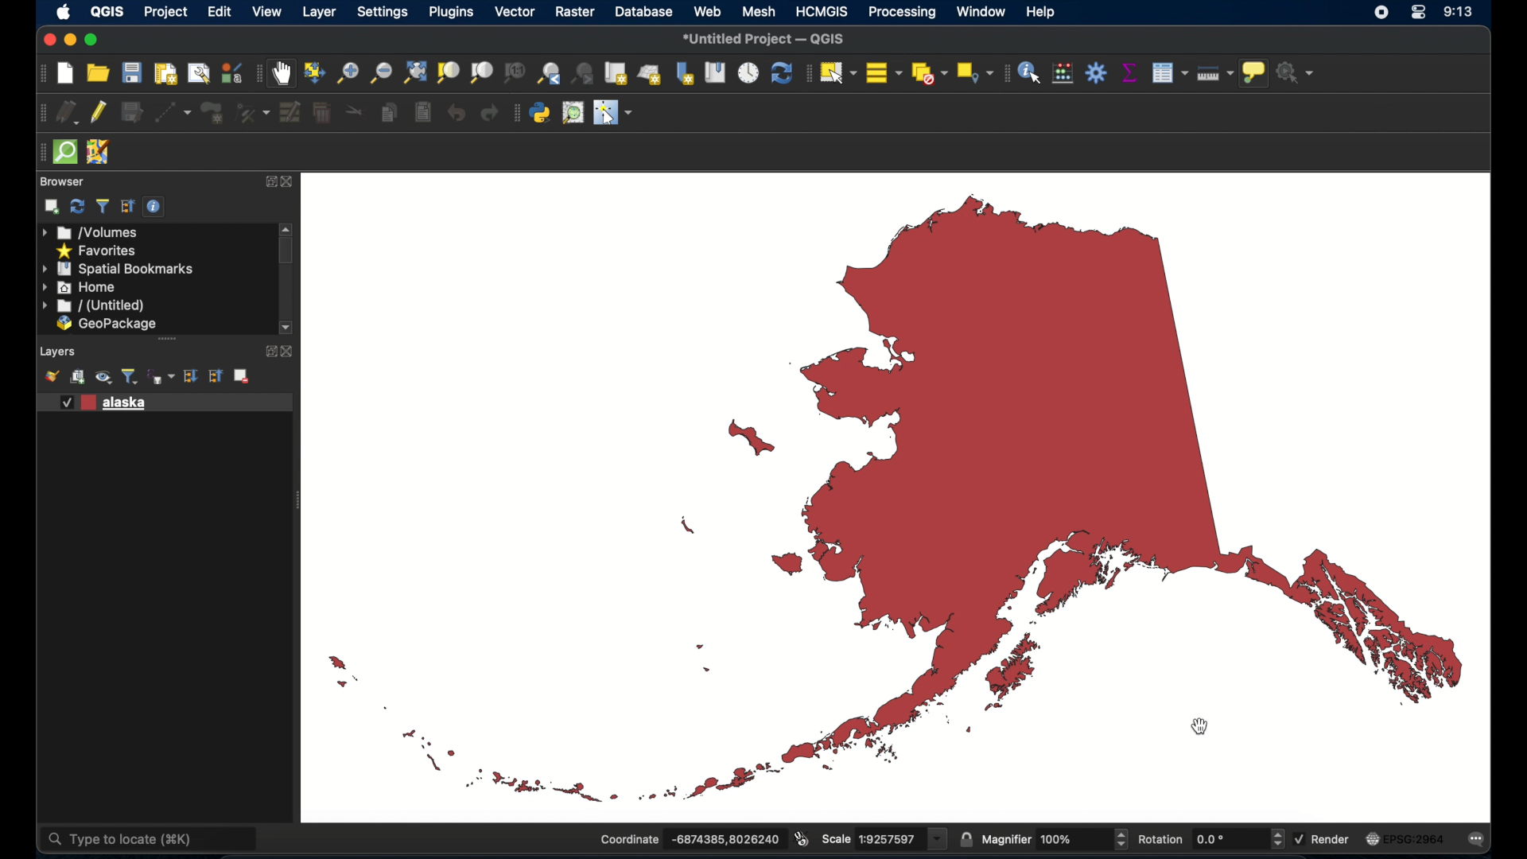 The image size is (1527, 859). What do you see at coordinates (108, 12) in the screenshot?
I see `QGIS` at bounding box center [108, 12].